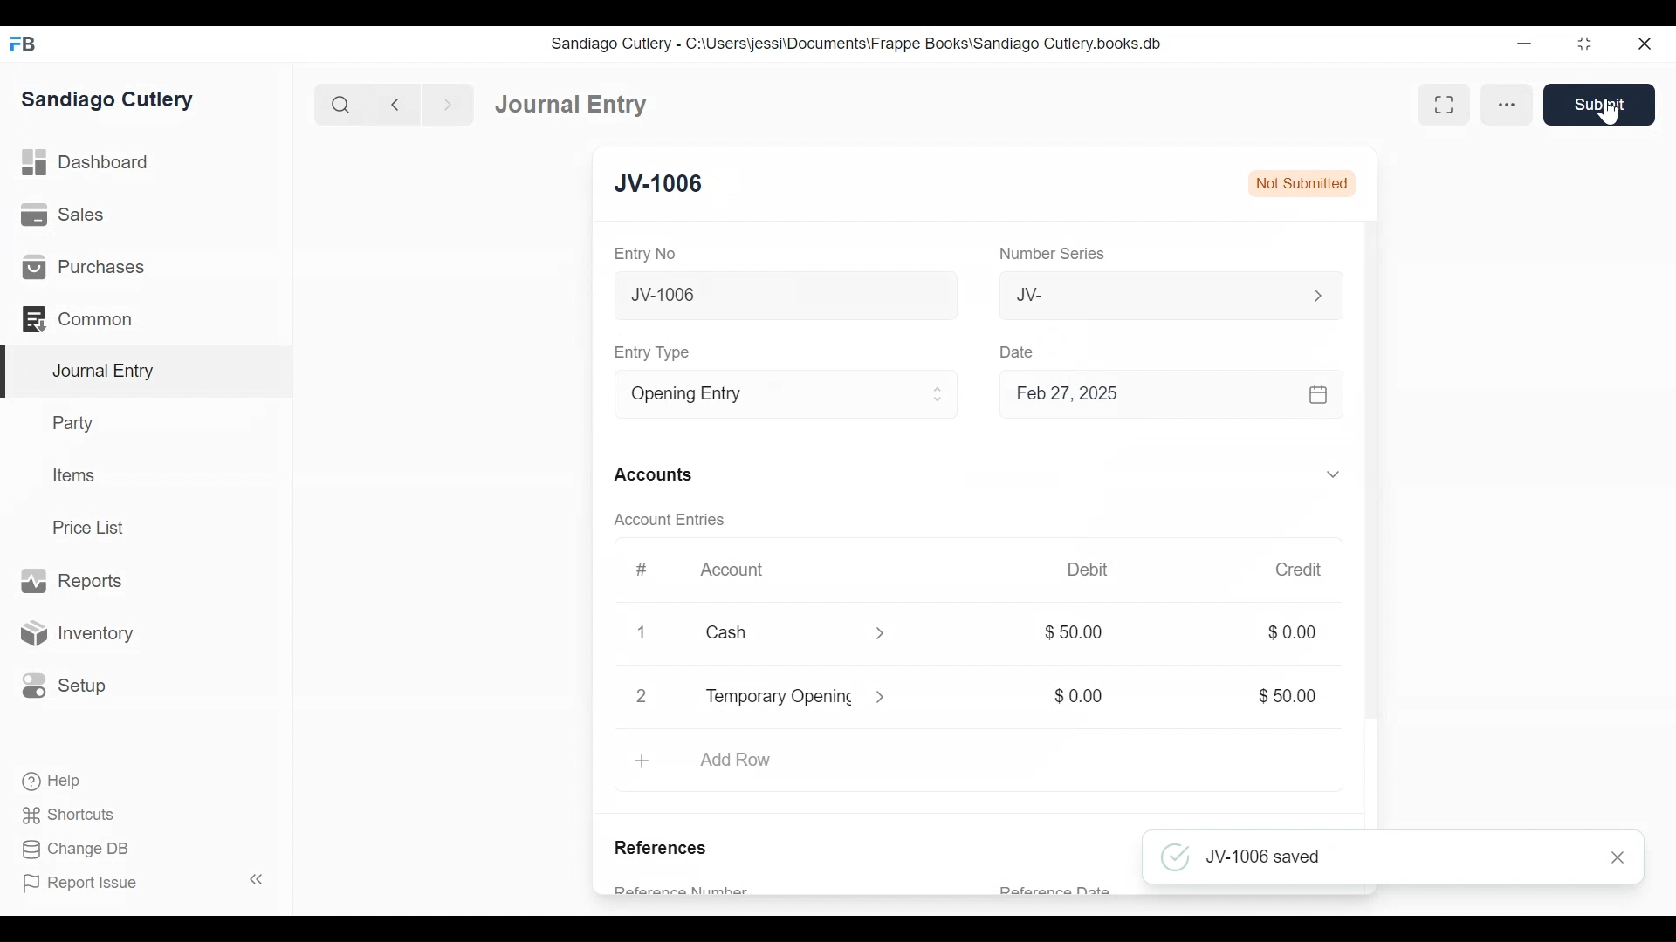 This screenshot has width=1676, height=942. I want to click on Temporary Opening, so click(778, 700).